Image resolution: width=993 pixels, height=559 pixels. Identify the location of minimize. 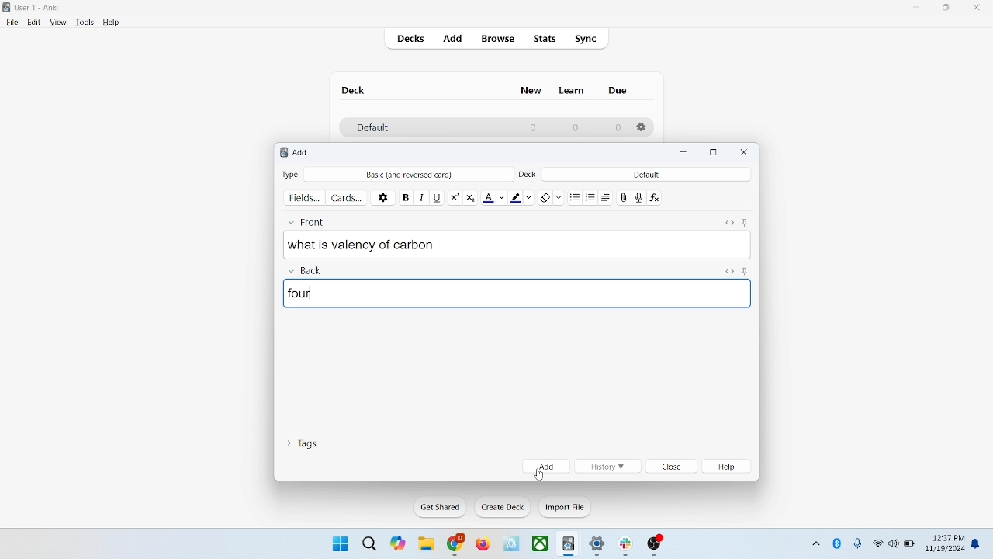
(686, 153).